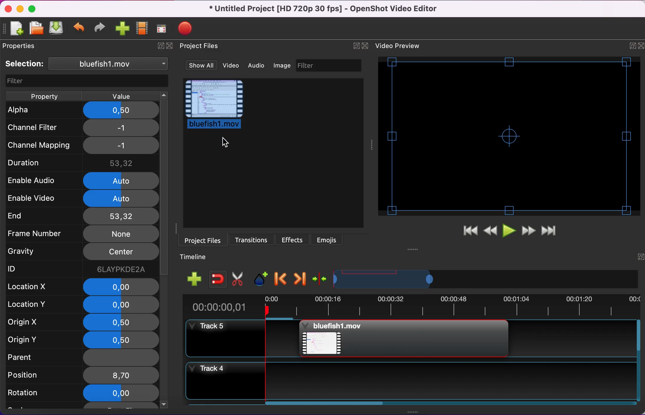 The image size is (645, 415). I want to click on Track 5, so click(571, 339).